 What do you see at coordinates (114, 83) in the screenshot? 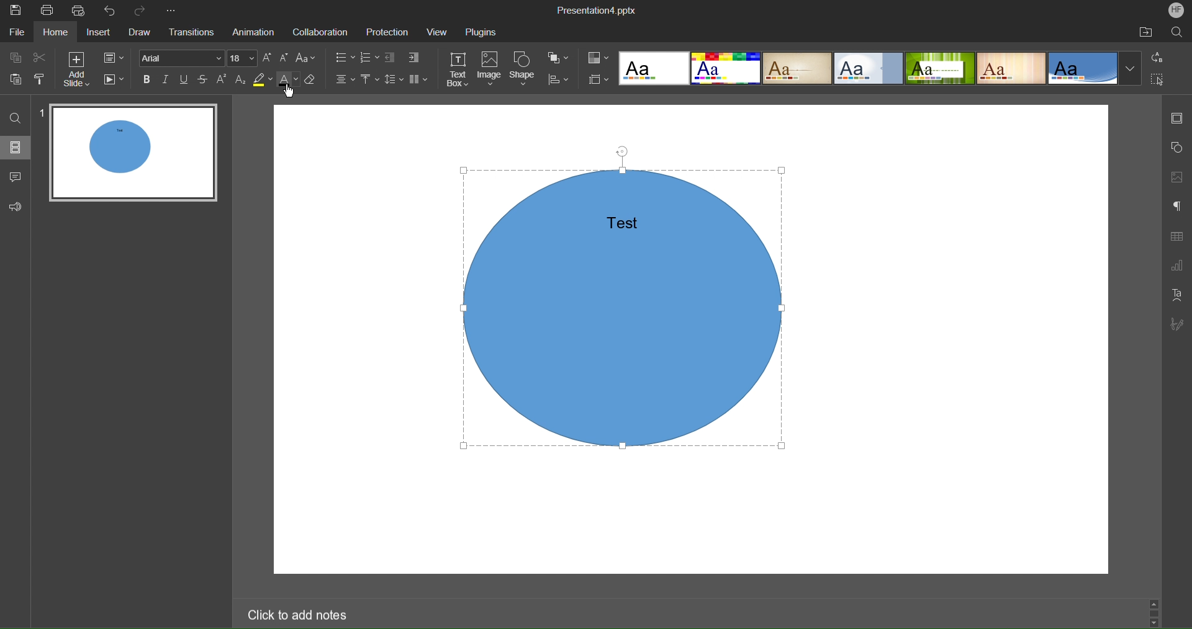
I see `Playback` at bounding box center [114, 83].